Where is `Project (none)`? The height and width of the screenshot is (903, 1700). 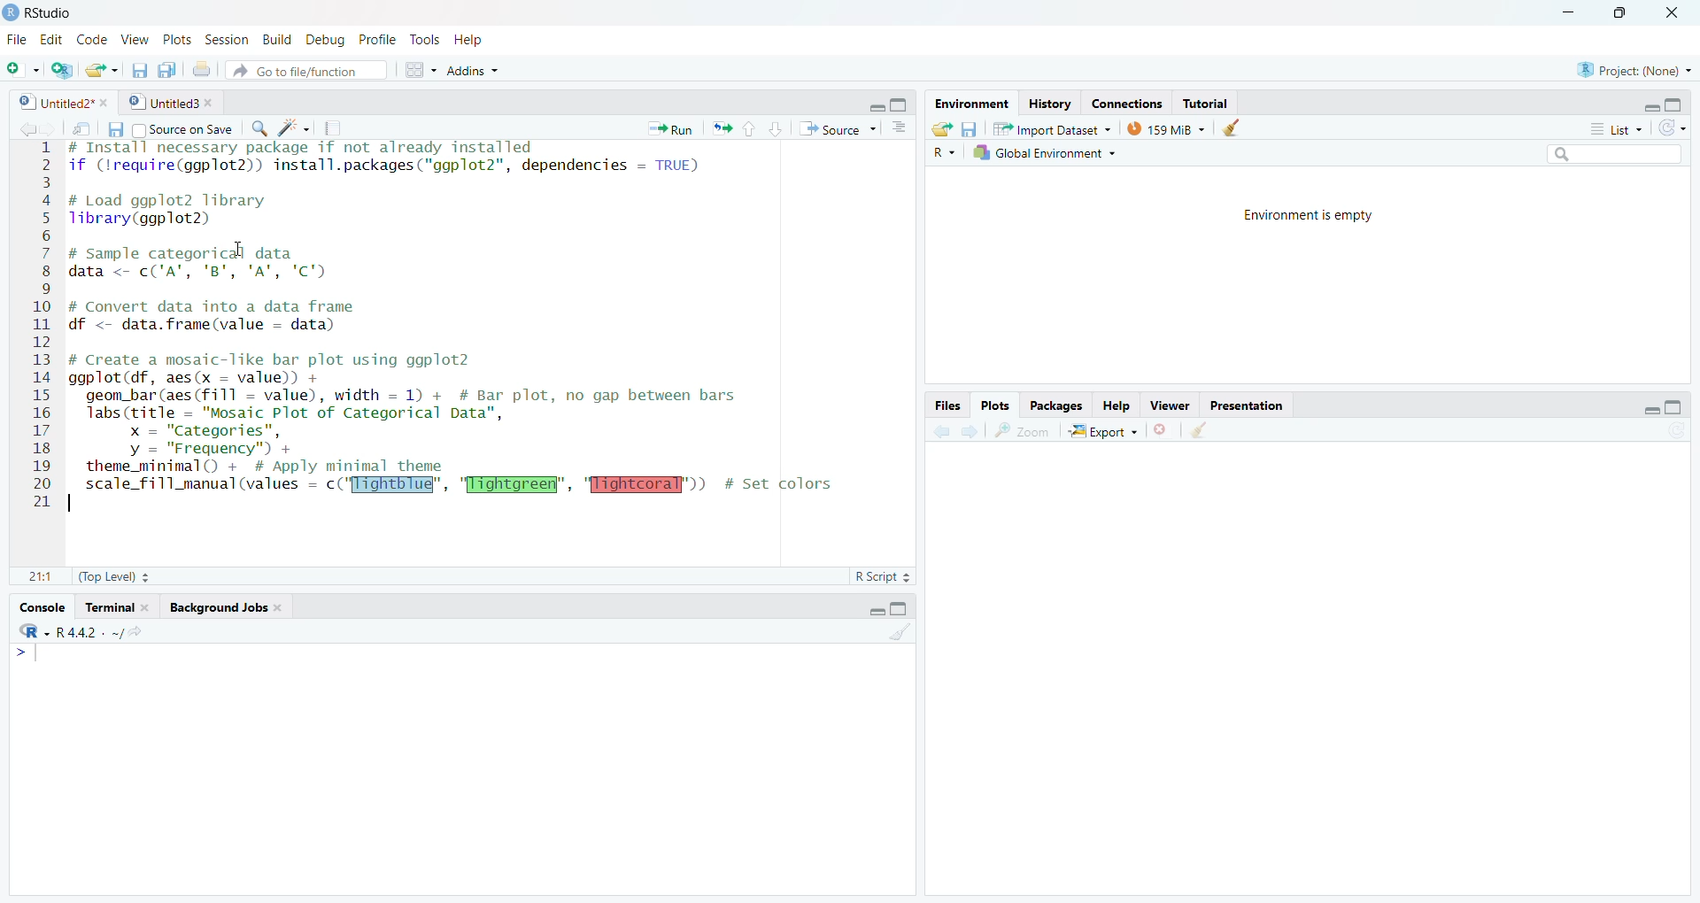 Project (none) is located at coordinates (1633, 68).